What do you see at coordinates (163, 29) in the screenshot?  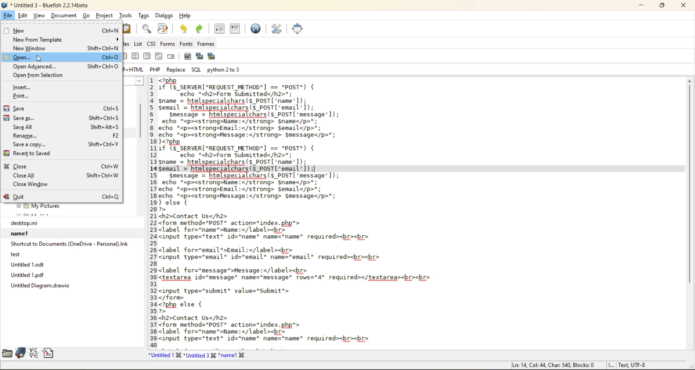 I see `find and replace` at bounding box center [163, 29].